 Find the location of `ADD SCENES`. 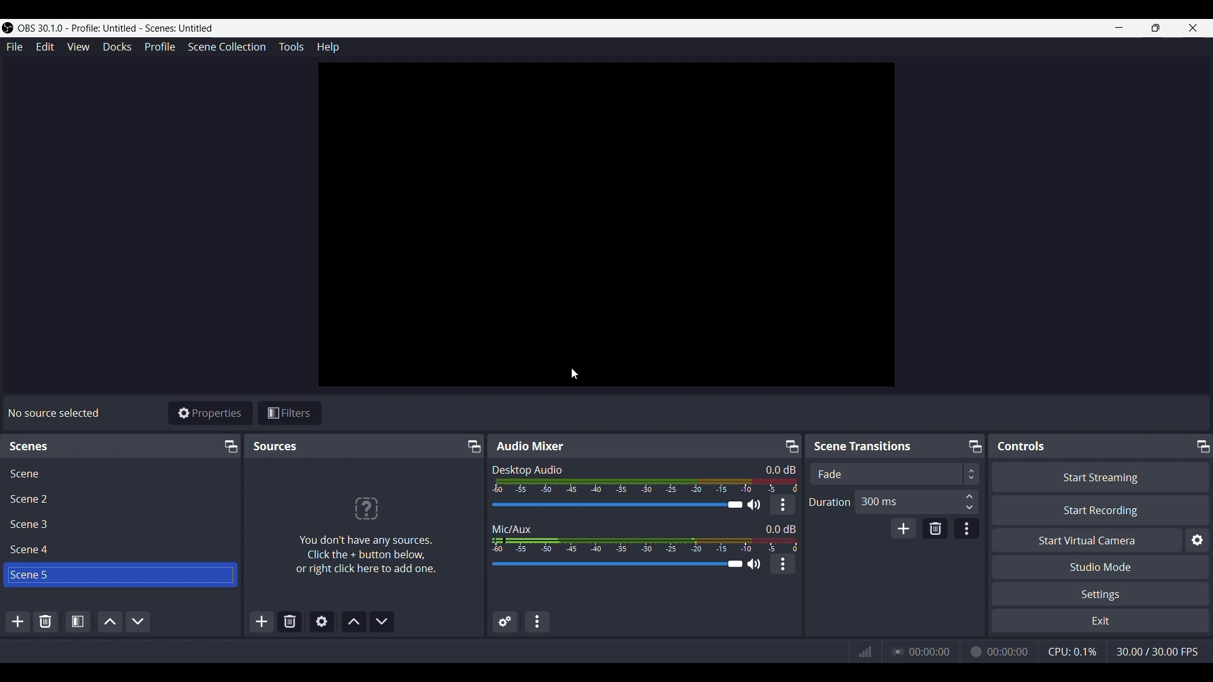

ADD SCENES is located at coordinates (19, 623).